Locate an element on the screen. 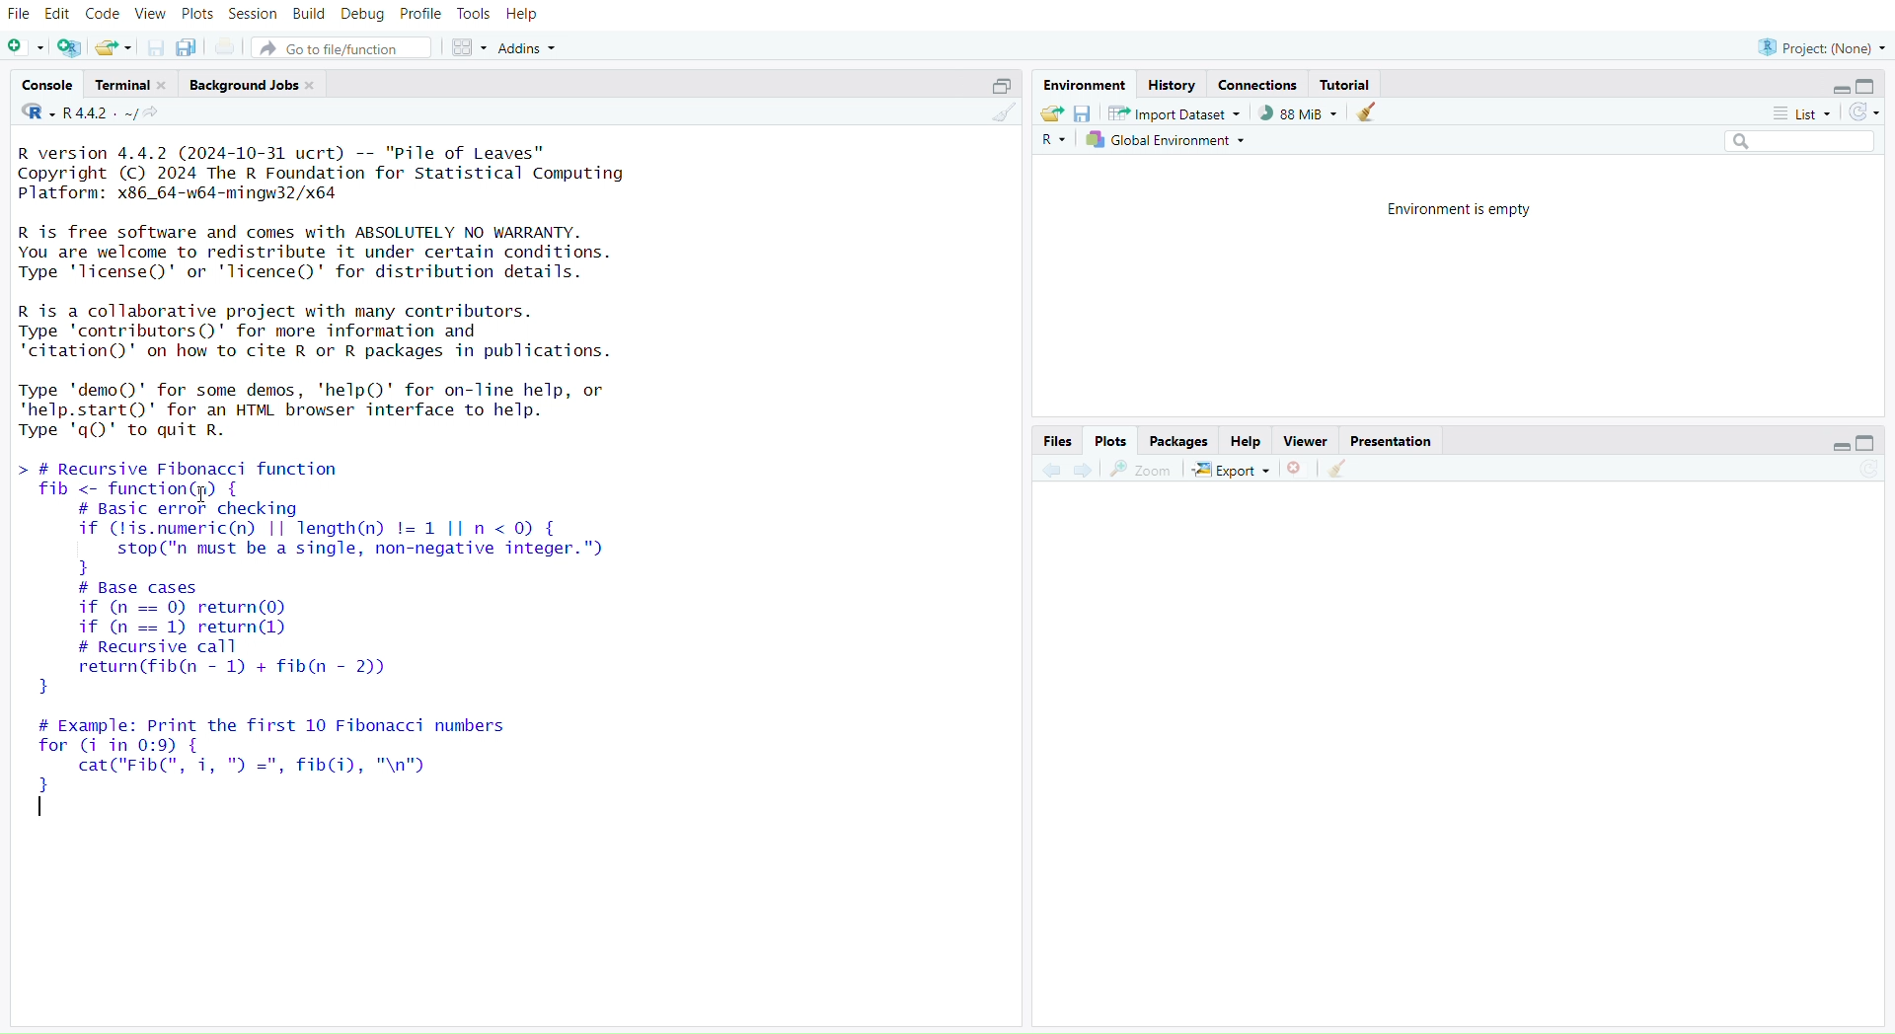 The height and width of the screenshot is (1034, 1895). list is located at coordinates (1795, 116).